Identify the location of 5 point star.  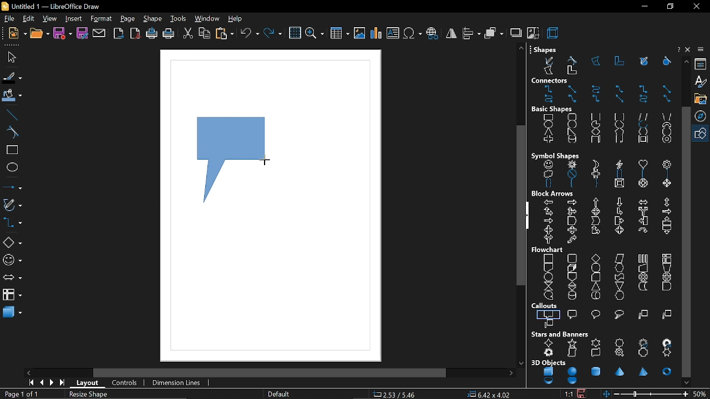
(571, 343).